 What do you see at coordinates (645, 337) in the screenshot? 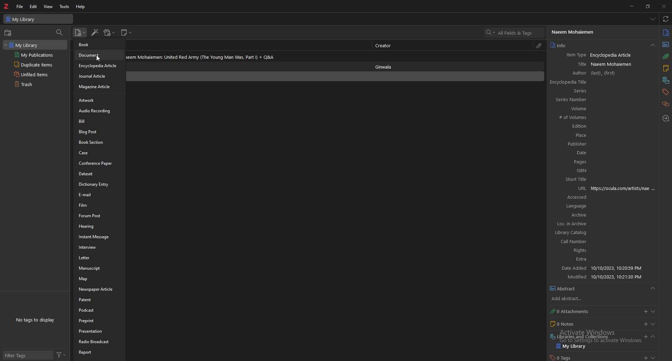
I see `add libraries and collection` at bounding box center [645, 337].